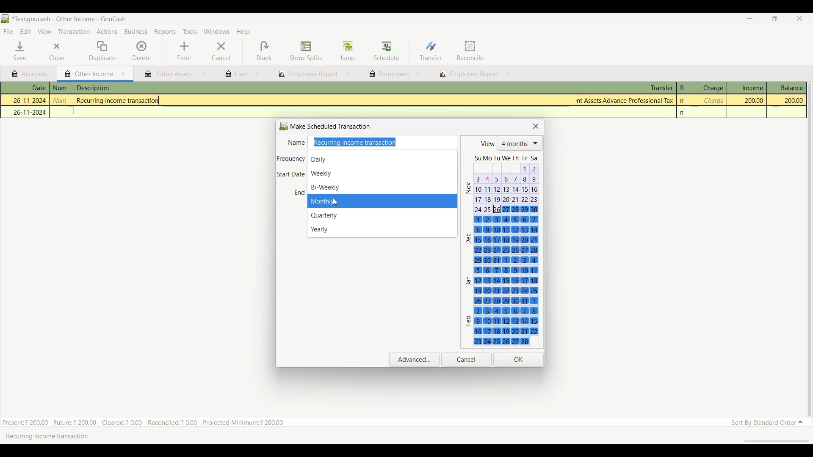 This screenshot has height=457, width=813. What do you see at coordinates (347, 51) in the screenshot?
I see `Jump` at bounding box center [347, 51].